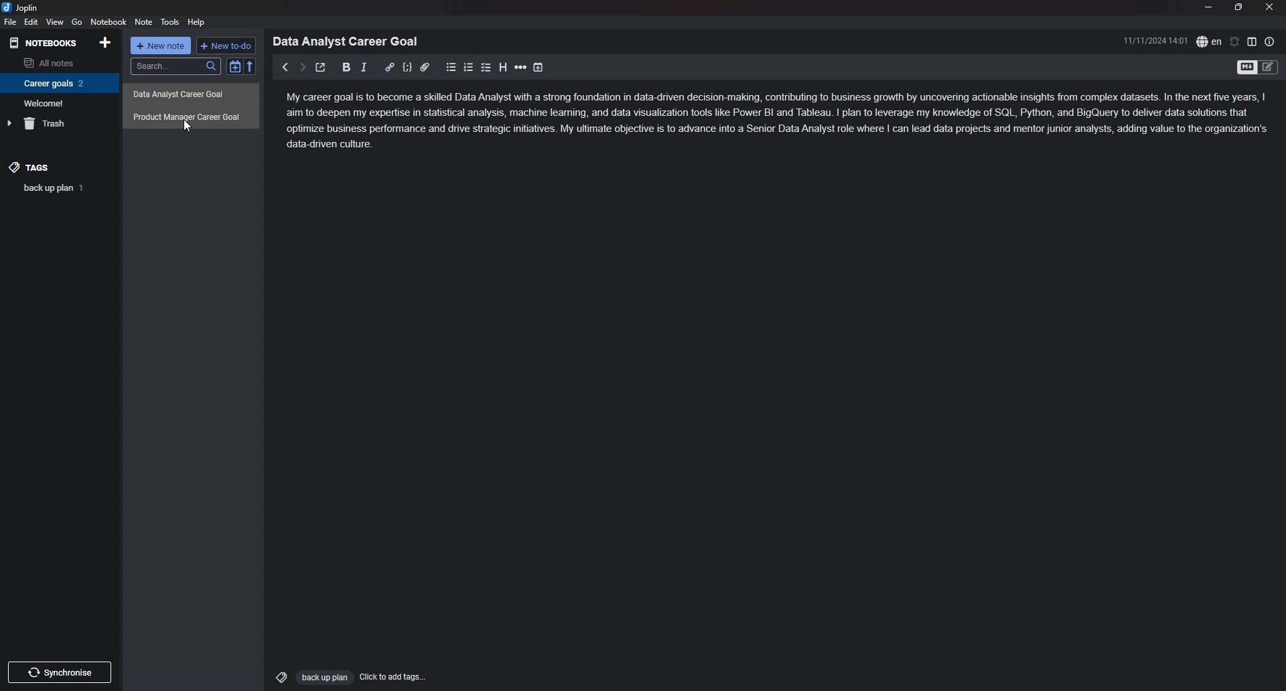  I want to click on help, so click(197, 23).